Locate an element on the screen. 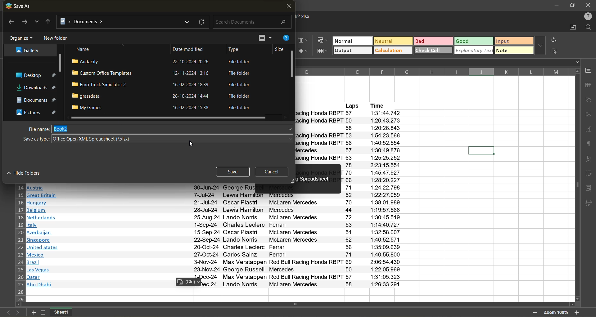  text info is located at coordinates (215, 187).